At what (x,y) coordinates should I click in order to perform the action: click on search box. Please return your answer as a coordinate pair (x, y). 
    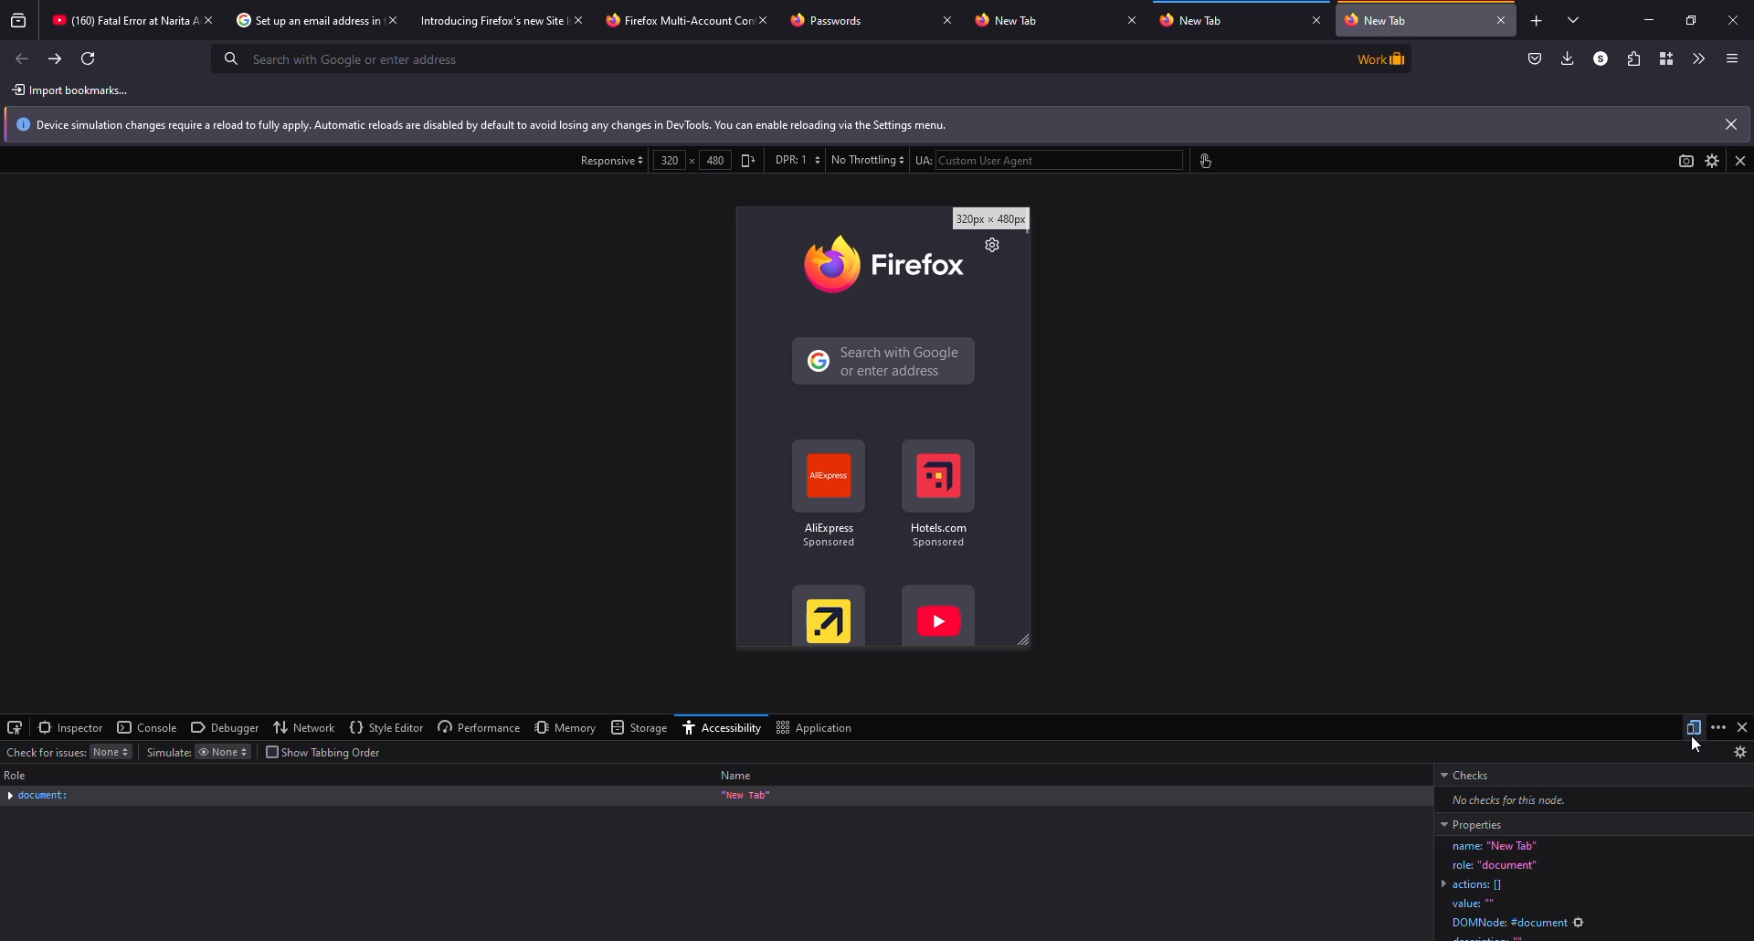
    Looking at the image, I should click on (773, 58).